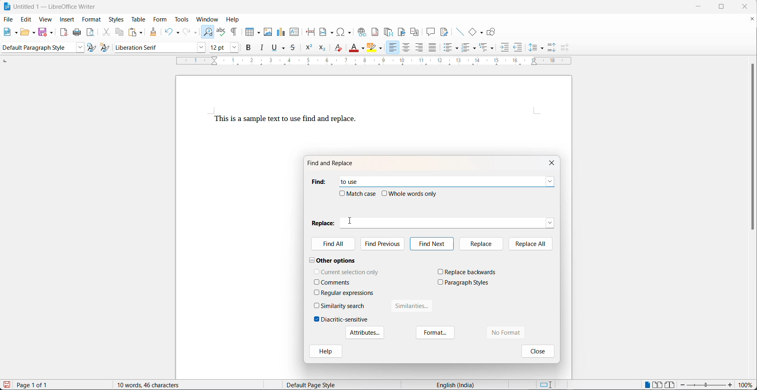 Image resolution: width=757 pixels, height=390 pixels. What do you see at coordinates (338, 49) in the screenshot?
I see `clear direct formatting` at bounding box center [338, 49].